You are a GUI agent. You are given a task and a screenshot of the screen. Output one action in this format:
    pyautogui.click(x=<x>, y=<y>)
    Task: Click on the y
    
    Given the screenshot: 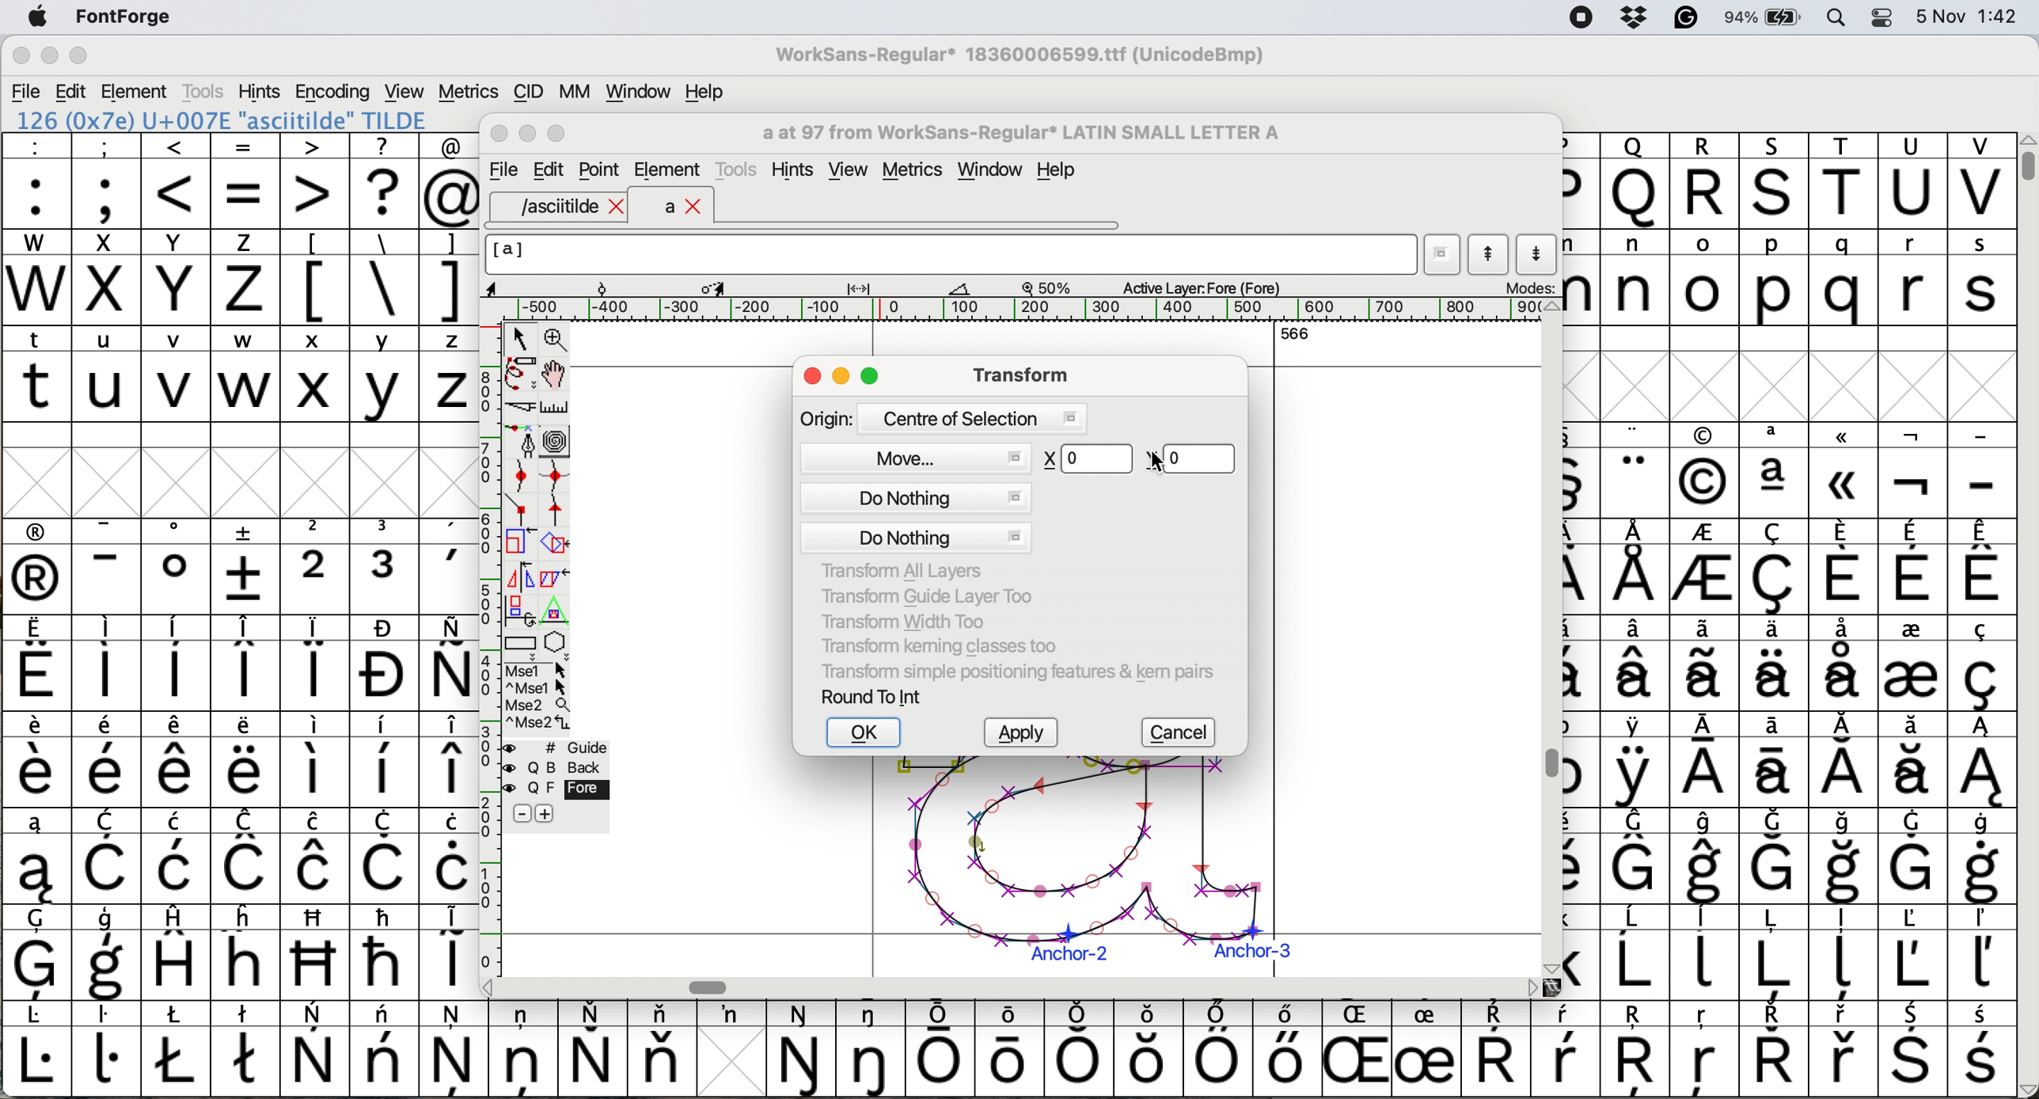 What is the action you would take?
    pyautogui.click(x=382, y=375)
    